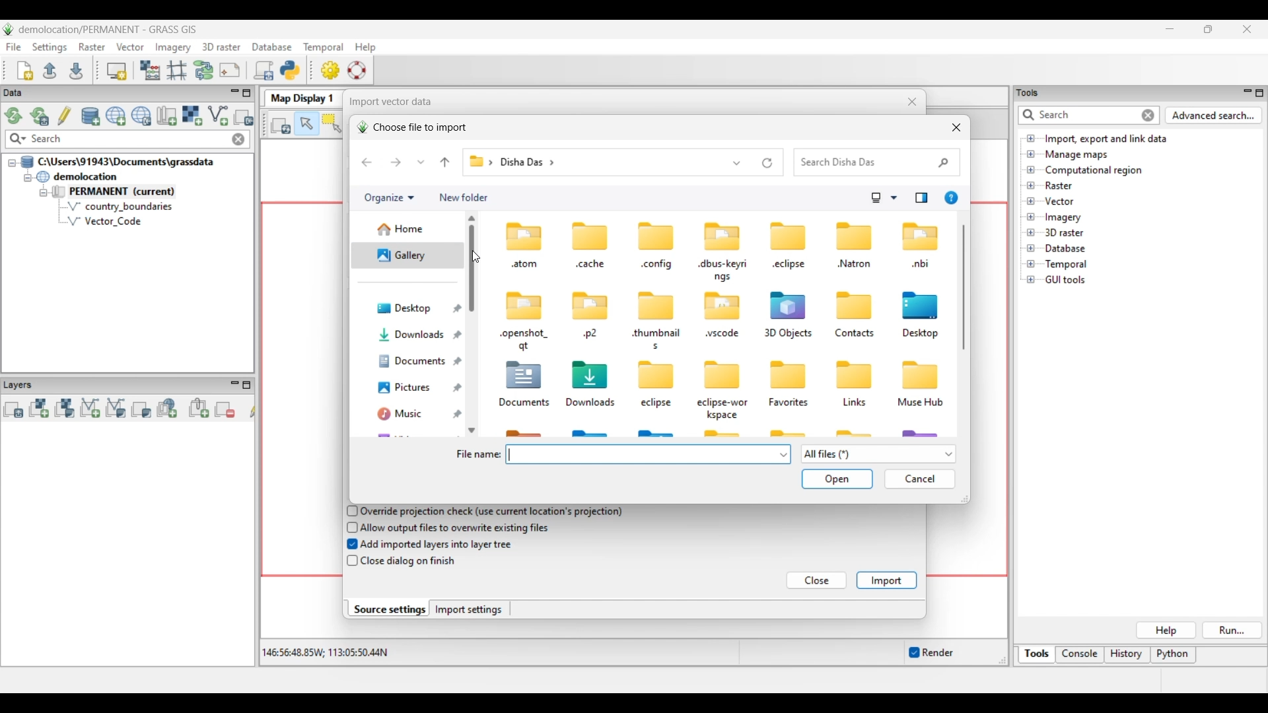 The width and height of the screenshot is (1268, 713). What do you see at coordinates (421, 162) in the screenshot?
I see `Recent locations` at bounding box center [421, 162].